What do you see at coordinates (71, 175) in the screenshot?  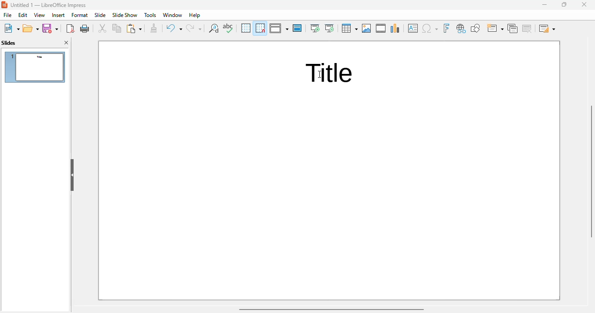 I see `hide` at bounding box center [71, 175].